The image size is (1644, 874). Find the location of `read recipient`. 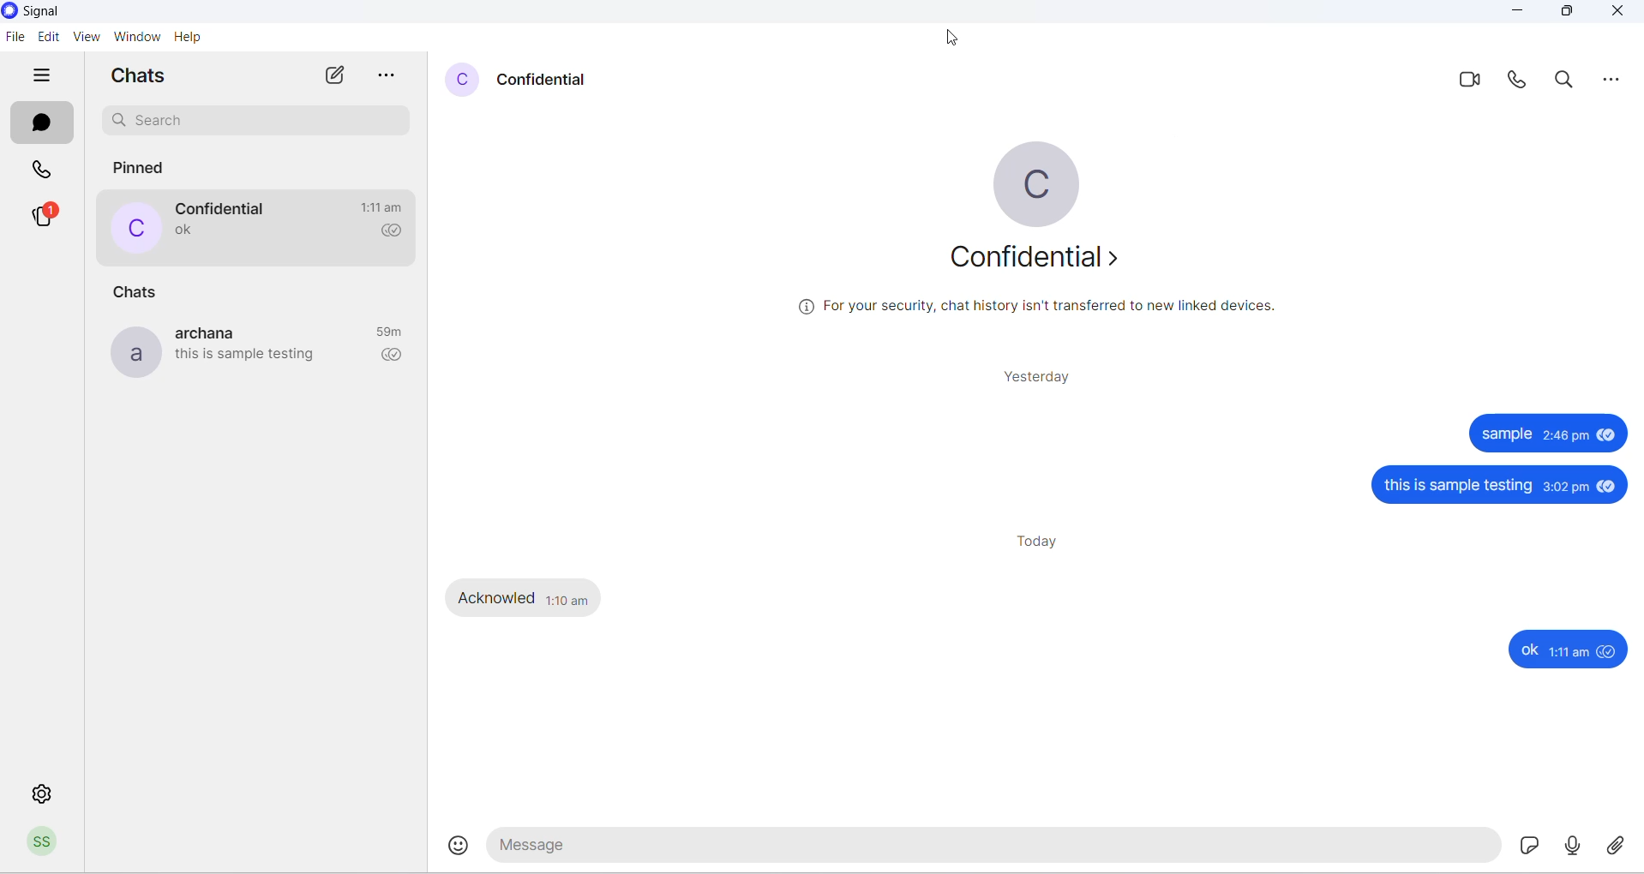

read recipient is located at coordinates (392, 355).